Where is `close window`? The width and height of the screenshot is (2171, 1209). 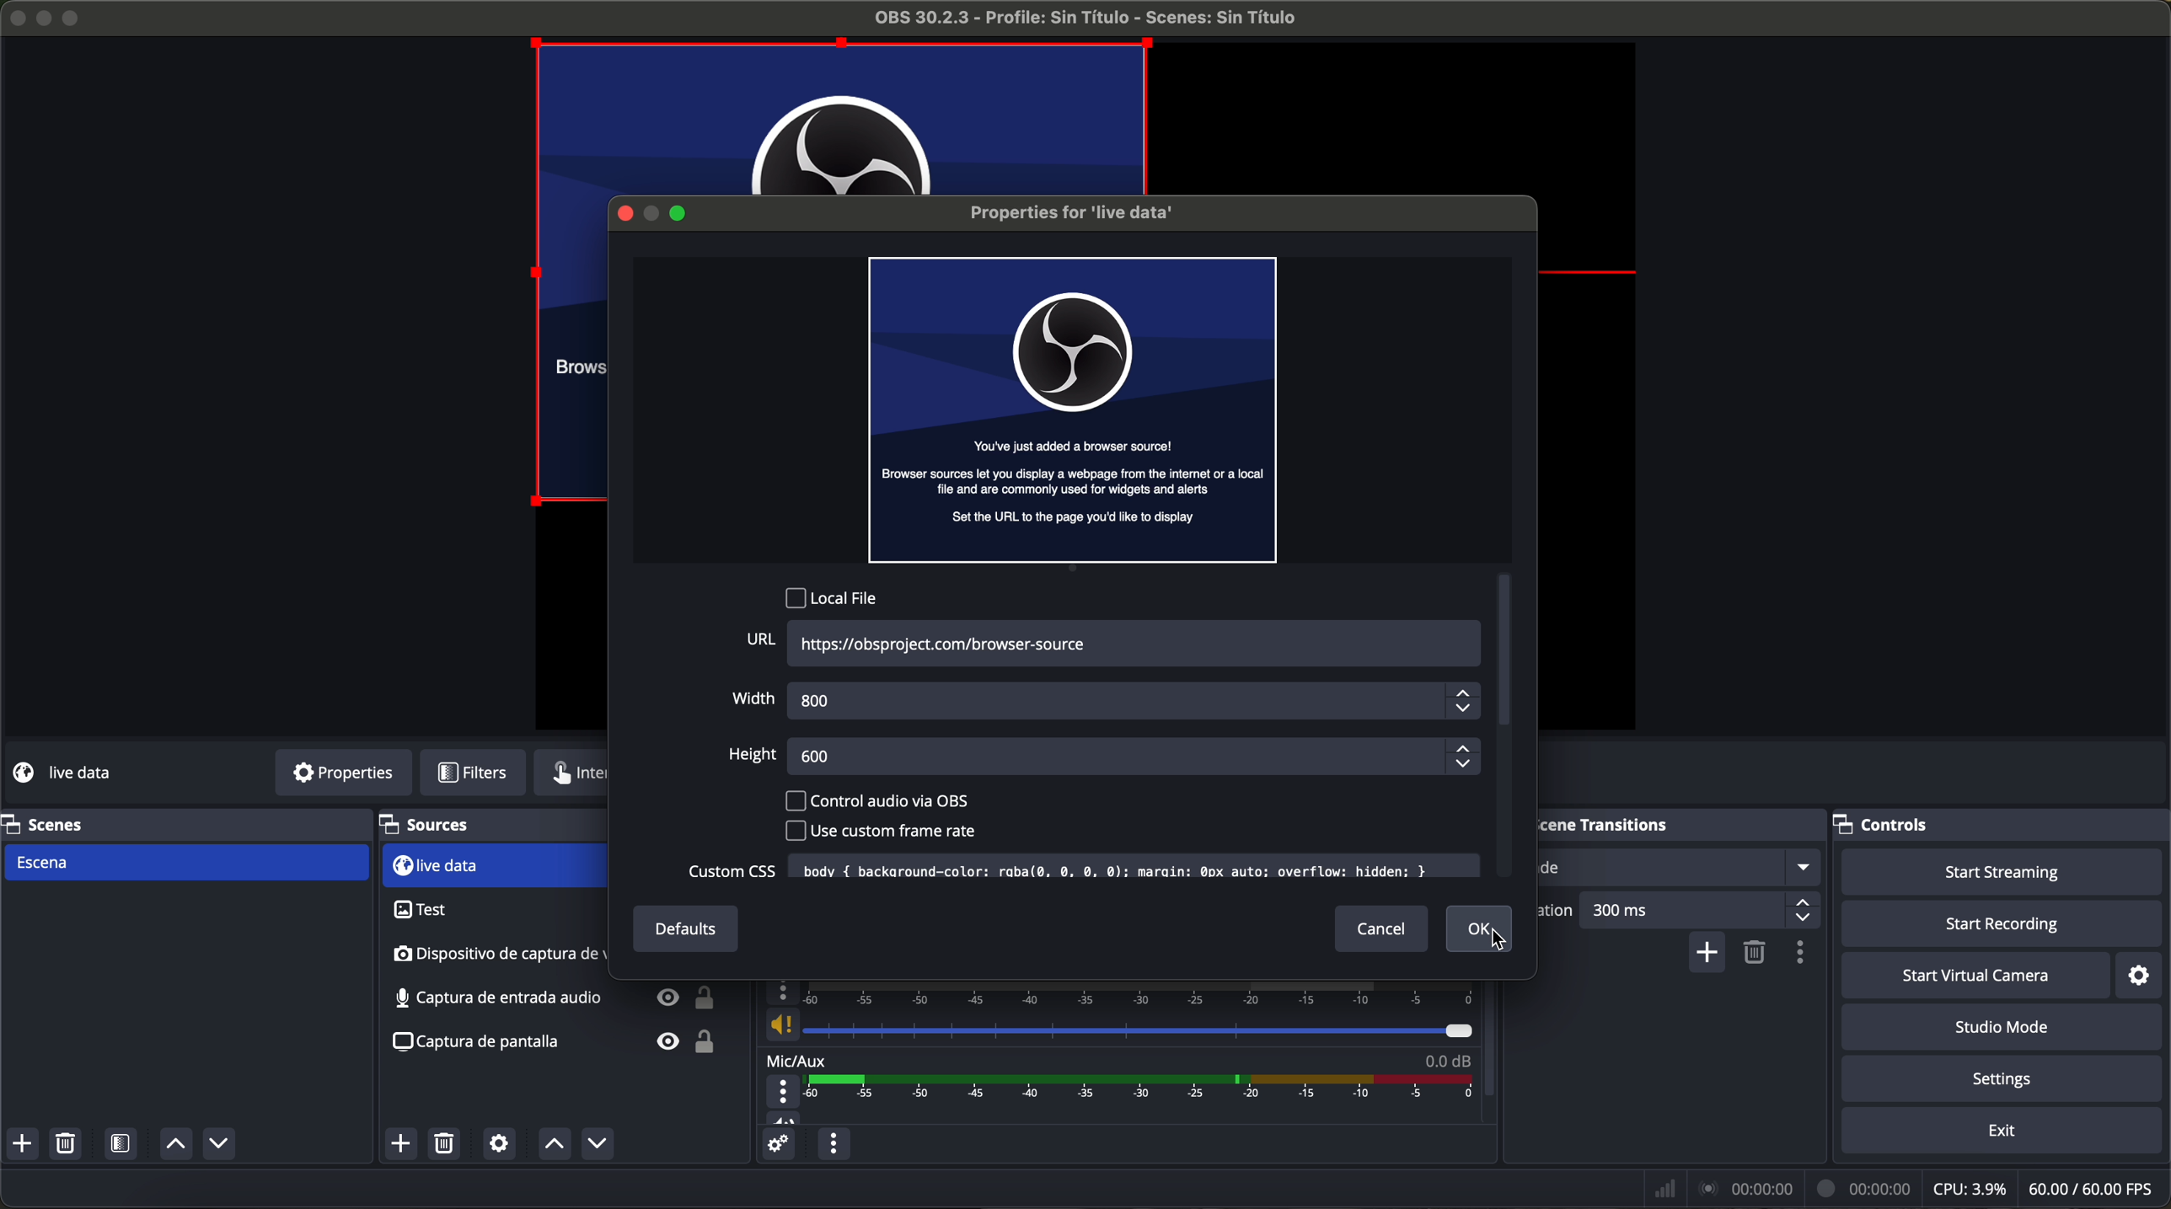 close window is located at coordinates (624, 213).